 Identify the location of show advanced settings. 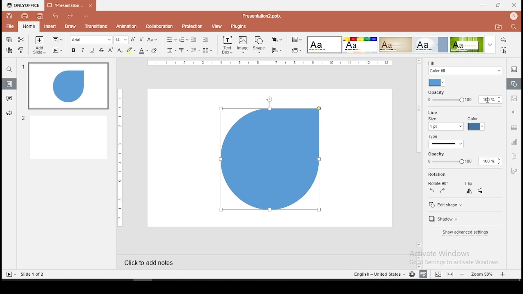
(465, 232).